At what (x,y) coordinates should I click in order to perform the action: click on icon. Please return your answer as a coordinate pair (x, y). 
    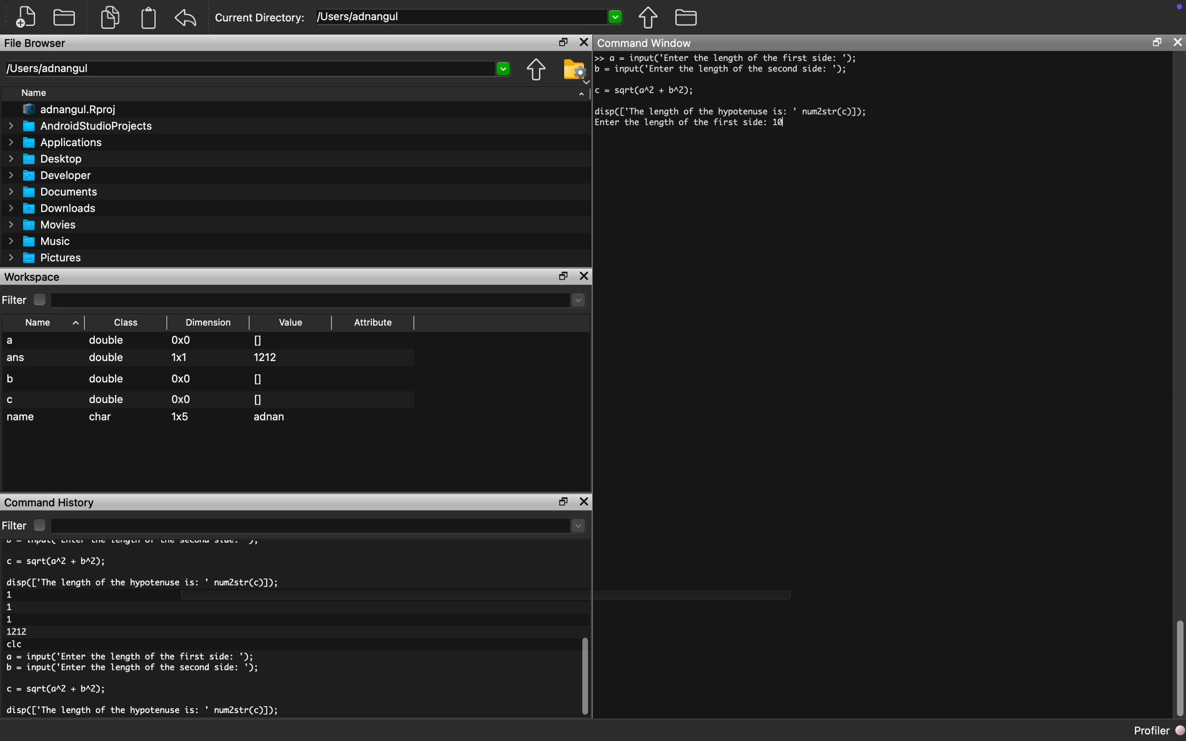
    Looking at the image, I should click on (1176, 8).